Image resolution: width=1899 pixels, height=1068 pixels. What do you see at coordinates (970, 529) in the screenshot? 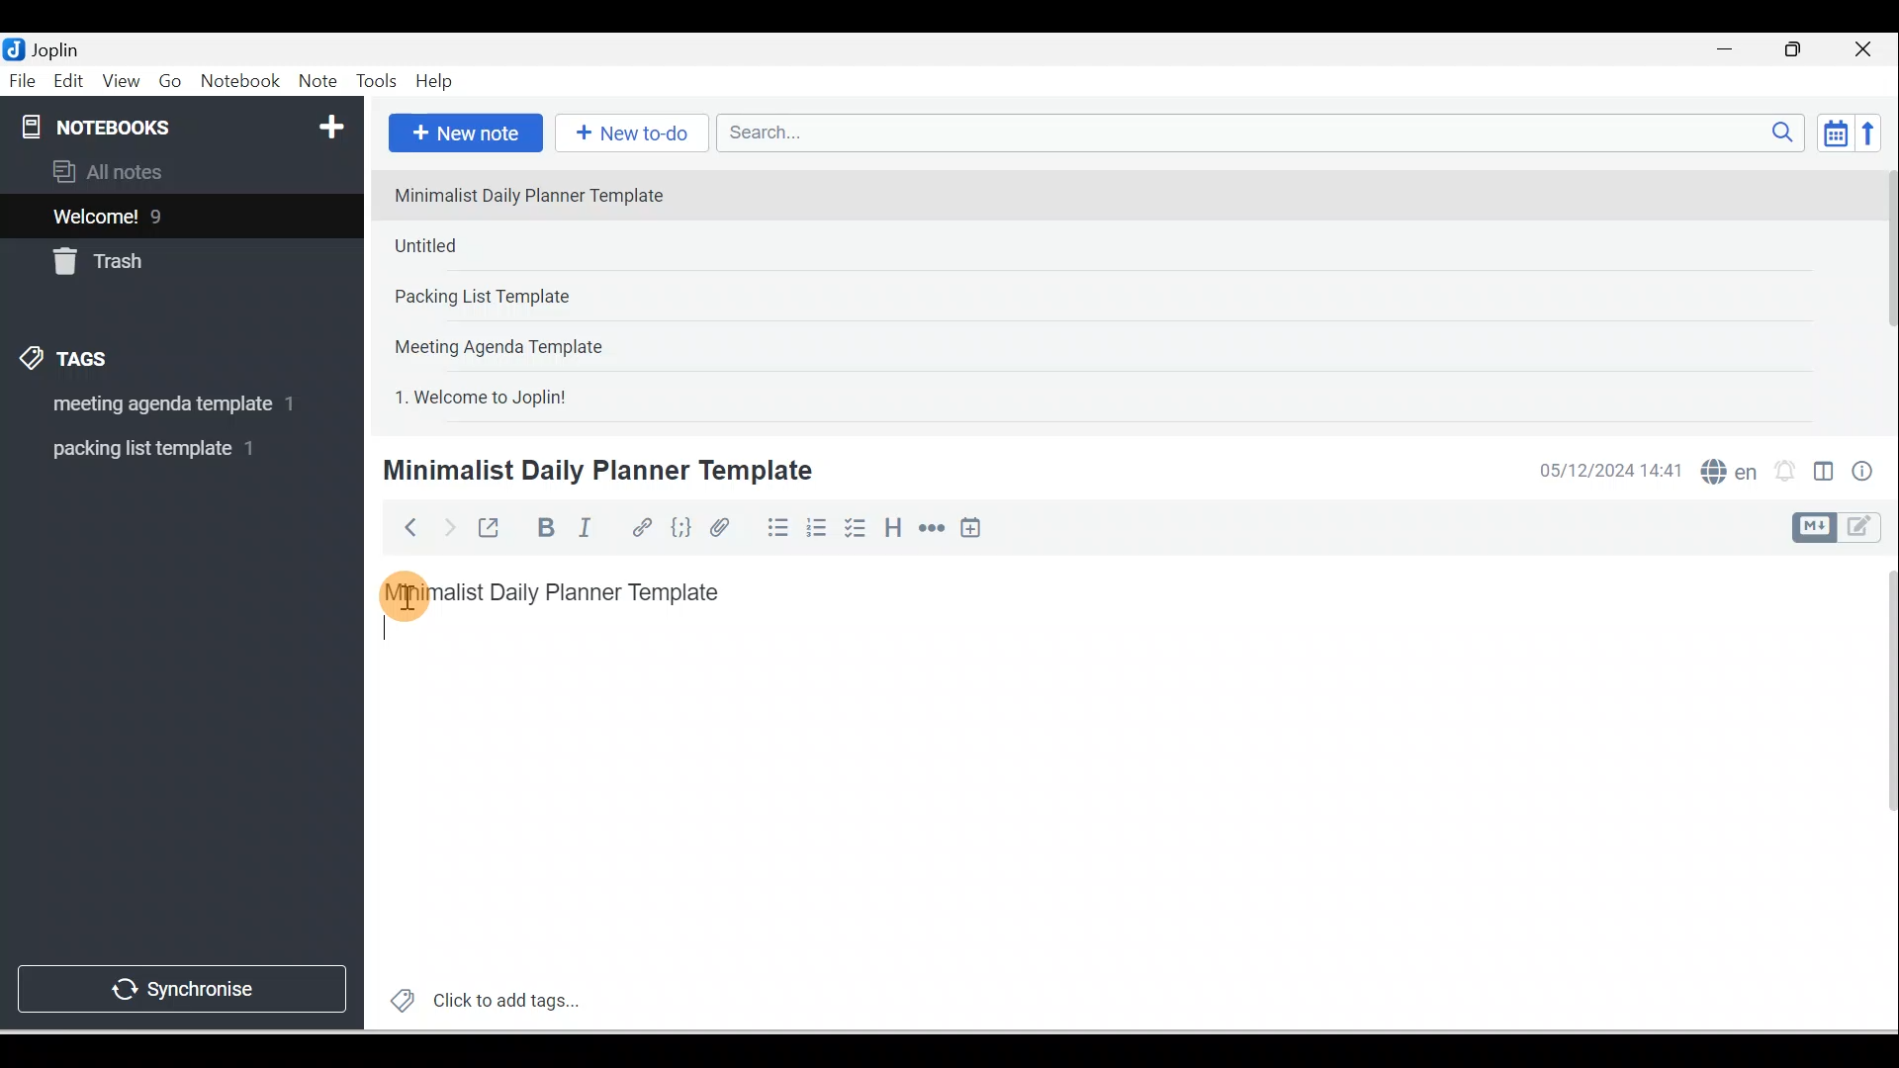
I see `Insert time` at bounding box center [970, 529].